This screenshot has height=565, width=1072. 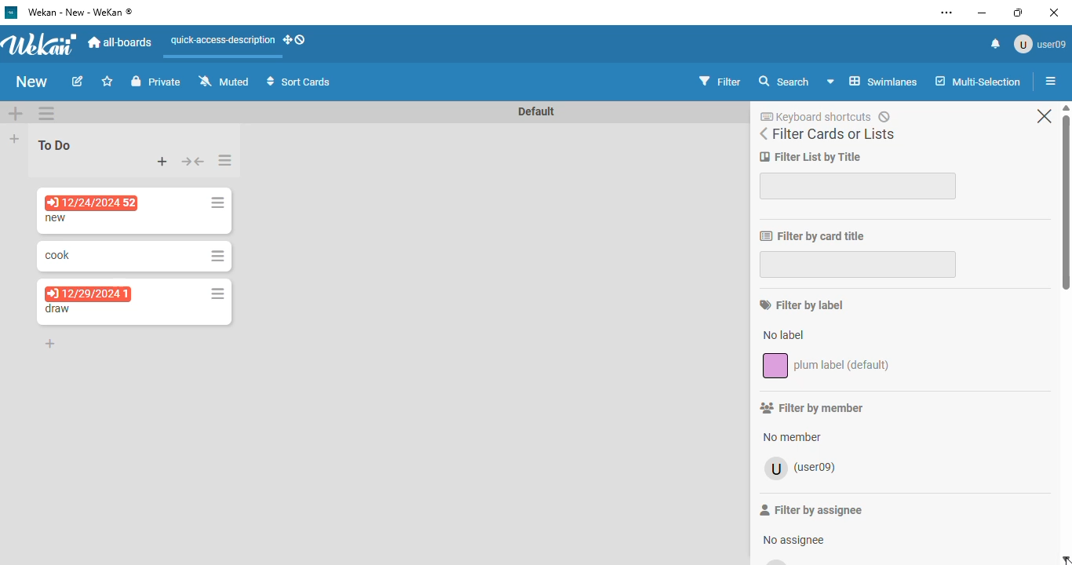 What do you see at coordinates (785, 334) in the screenshot?
I see `no label` at bounding box center [785, 334].